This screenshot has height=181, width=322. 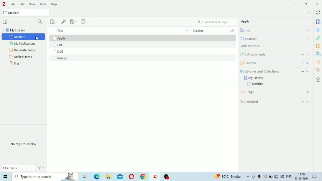 What do you see at coordinates (54, 21) in the screenshot?
I see `New Item` at bounding box center [54, 21].